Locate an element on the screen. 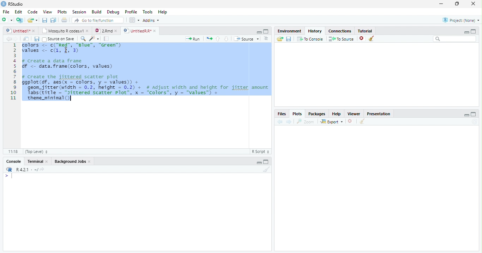 This screenshot has height=253, width=482. Export is located at coordinates (332, 121).